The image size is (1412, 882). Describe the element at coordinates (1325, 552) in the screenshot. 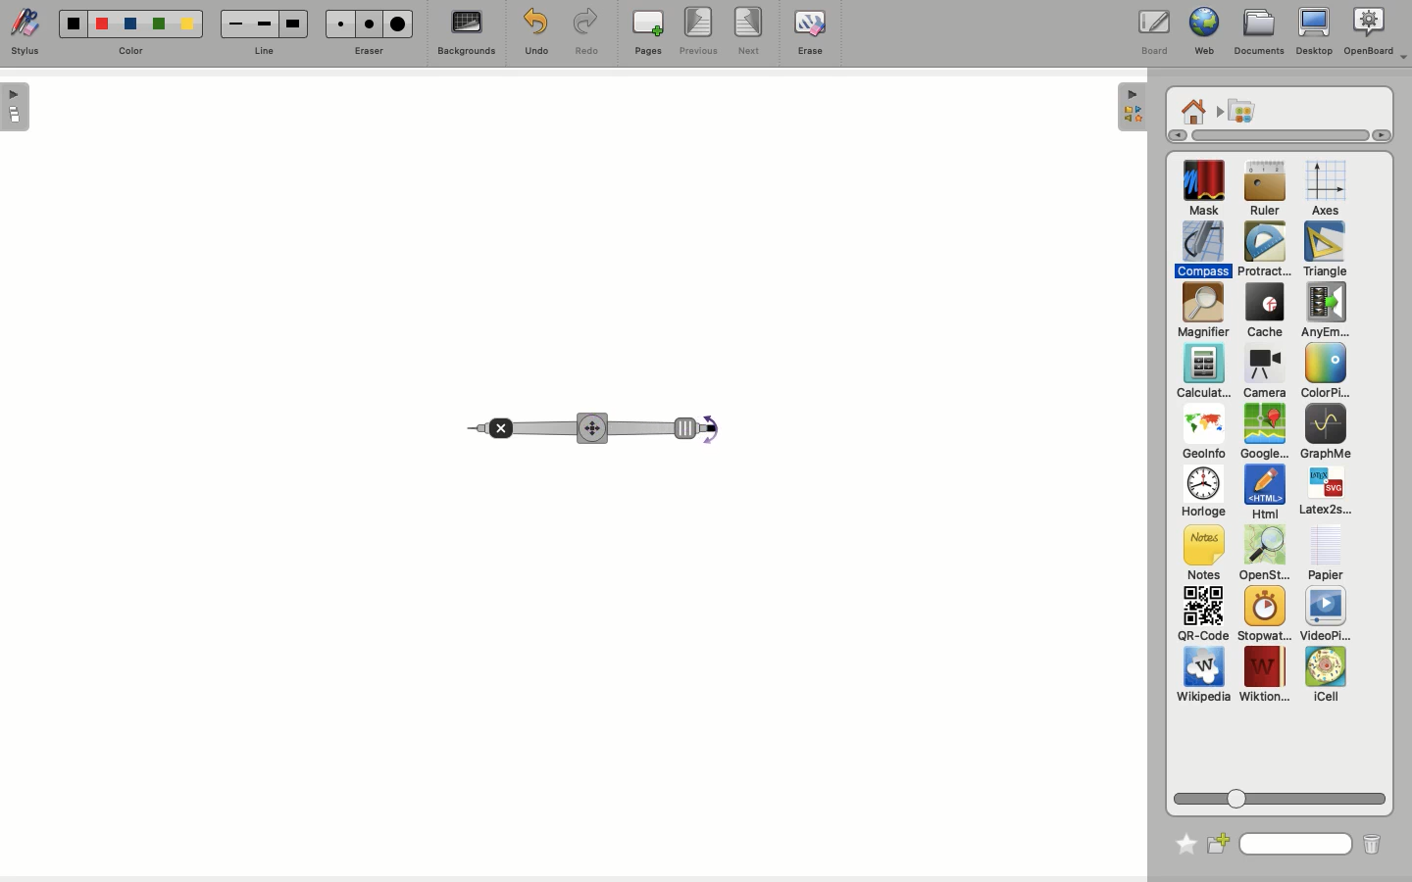

I see `Papier` at that location.